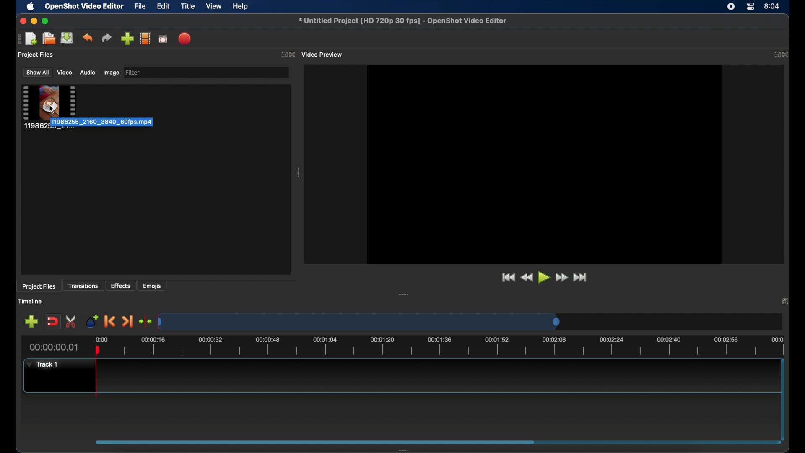 This screenshot has width=805, height=453. I want to click on disable  snapping, so click(52, 321).